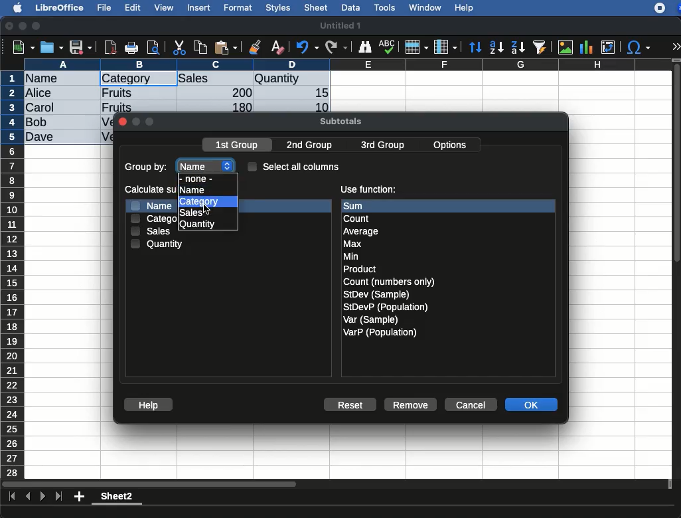  I want to click on calculate subtotals for, so click(147, 189).